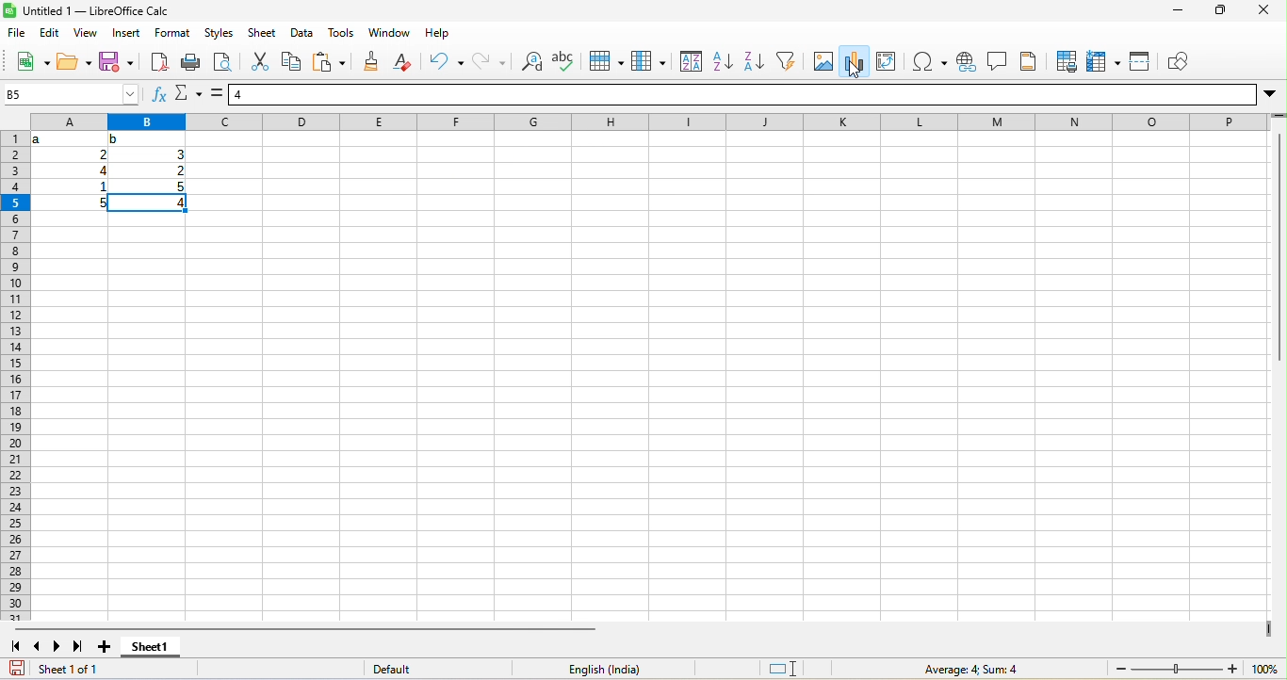 Image resolution: width=1287 pixels, height=680 pixels. I want to click on image, so click(823, 60).